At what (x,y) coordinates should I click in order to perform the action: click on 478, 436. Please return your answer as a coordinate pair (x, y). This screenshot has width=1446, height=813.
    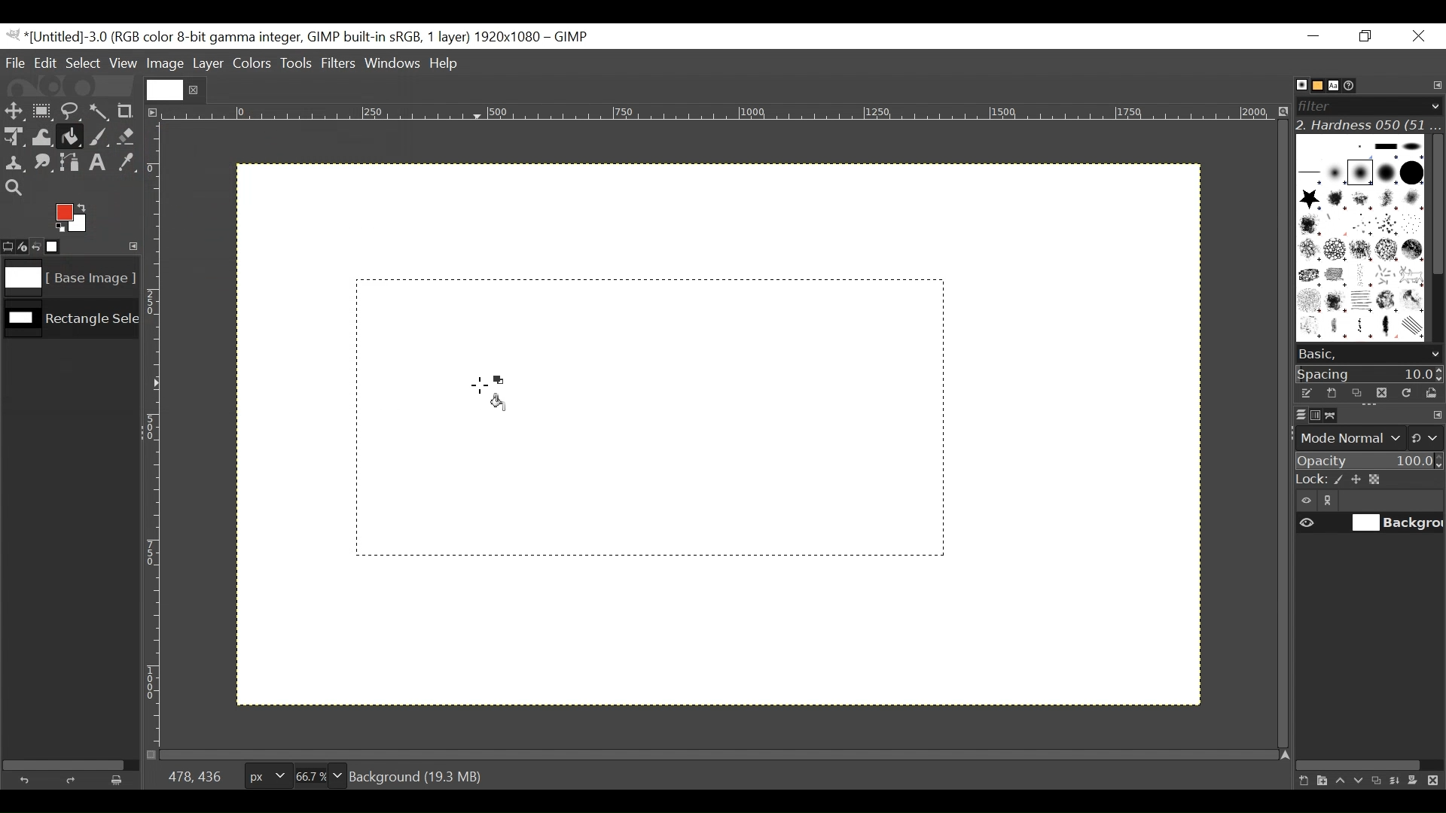
    Looking at the image, I should click on (192, 775).